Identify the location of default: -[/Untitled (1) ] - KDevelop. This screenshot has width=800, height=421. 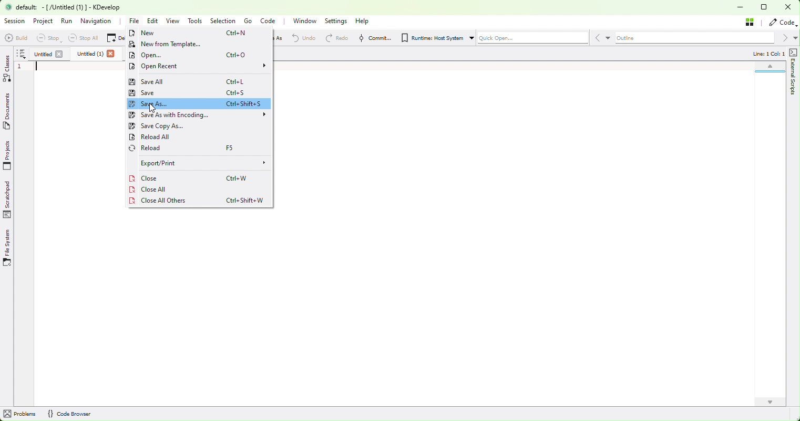
(68, 7).